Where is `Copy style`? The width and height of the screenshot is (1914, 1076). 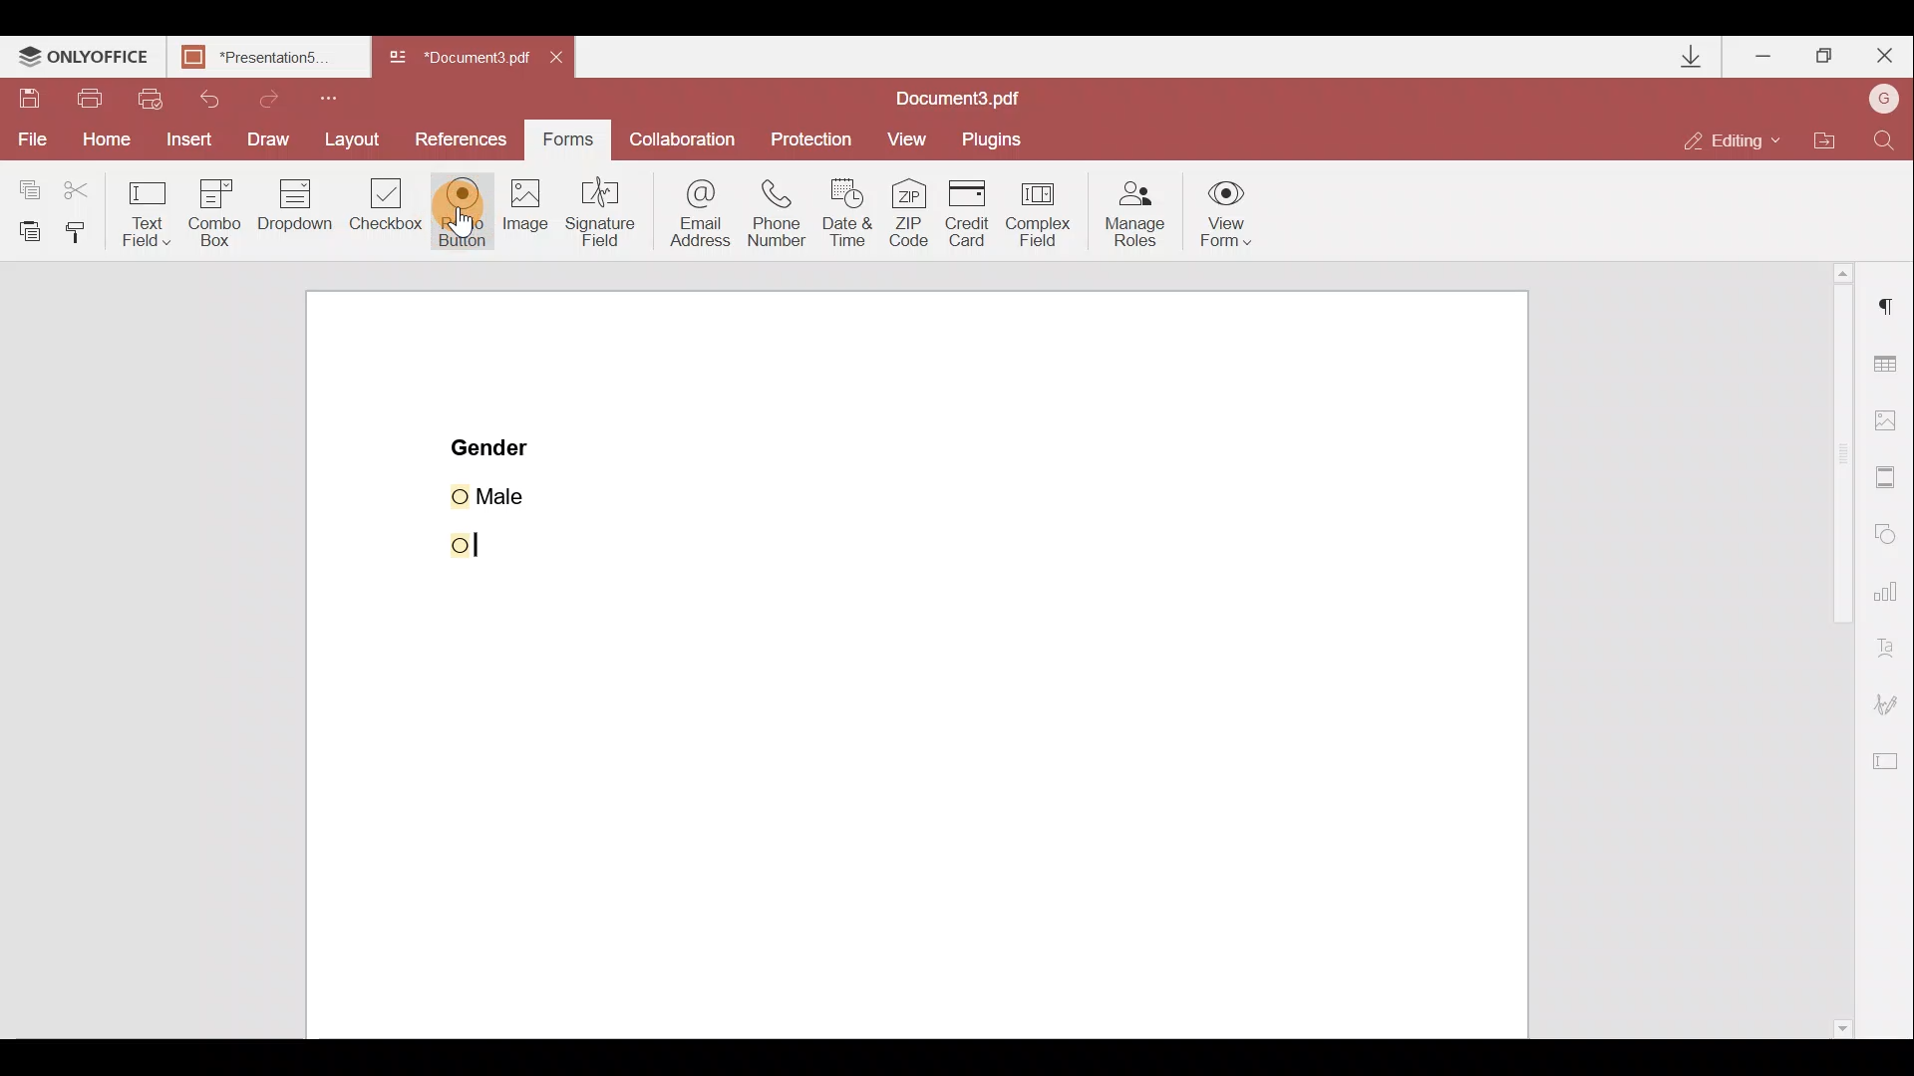 Copy style is located at coordinates (84, 230).